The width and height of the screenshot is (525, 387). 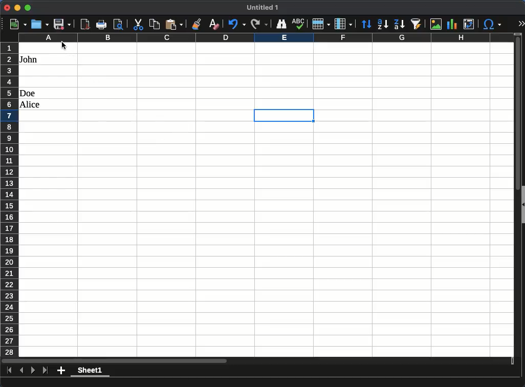 I want to click on save, so click(x=61, y=24).